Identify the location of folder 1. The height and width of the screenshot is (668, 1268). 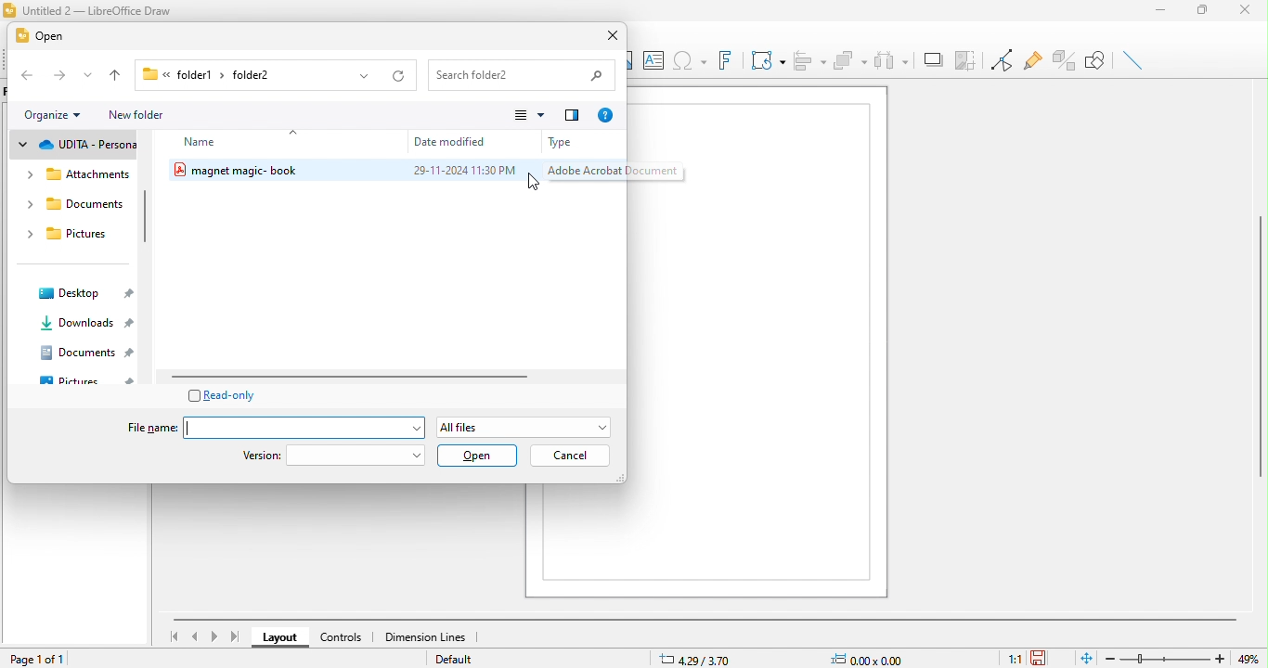
(184, 75).